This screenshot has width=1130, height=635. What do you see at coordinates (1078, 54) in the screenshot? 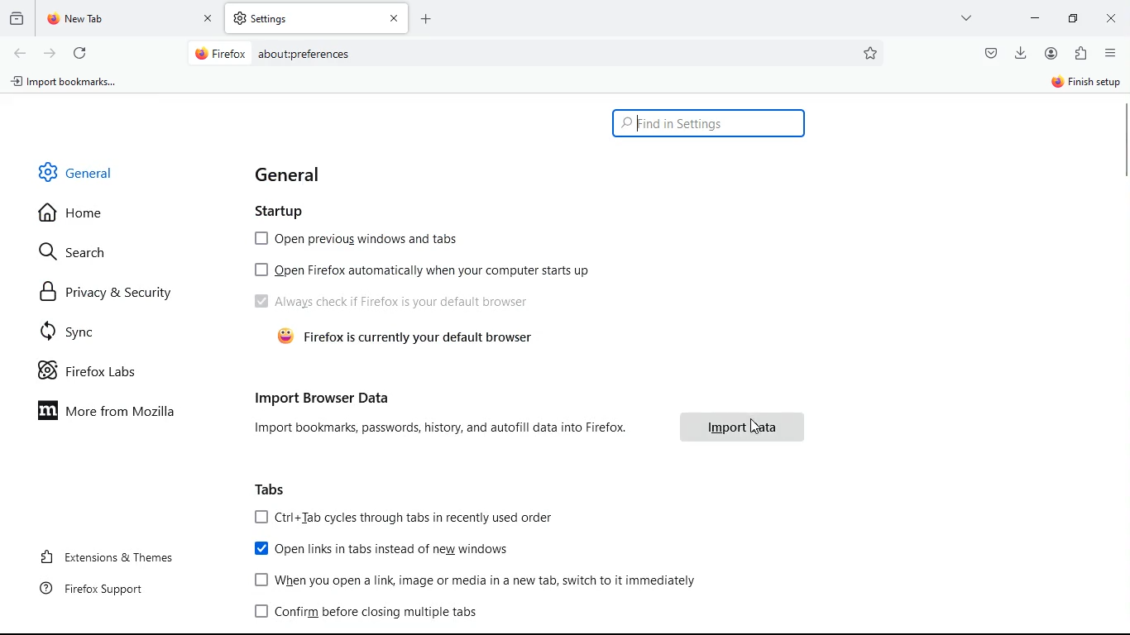
I see `extentions` at bounding box center [1078, 54].